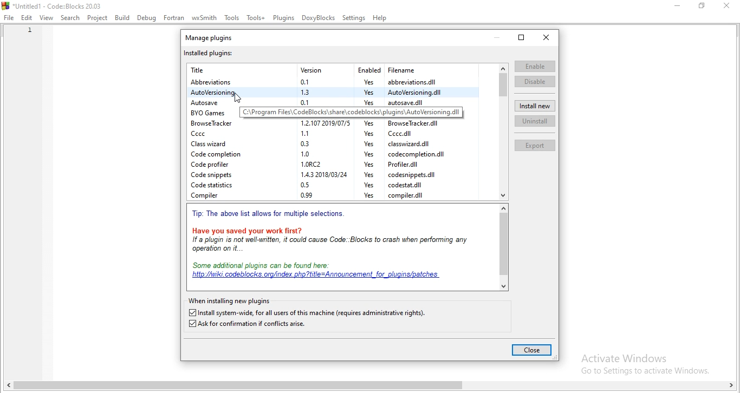  Describe the element at coordinates (311, 143) in the screenshot. I see `Class wizard 03 Yes classwizard dll` at that location.